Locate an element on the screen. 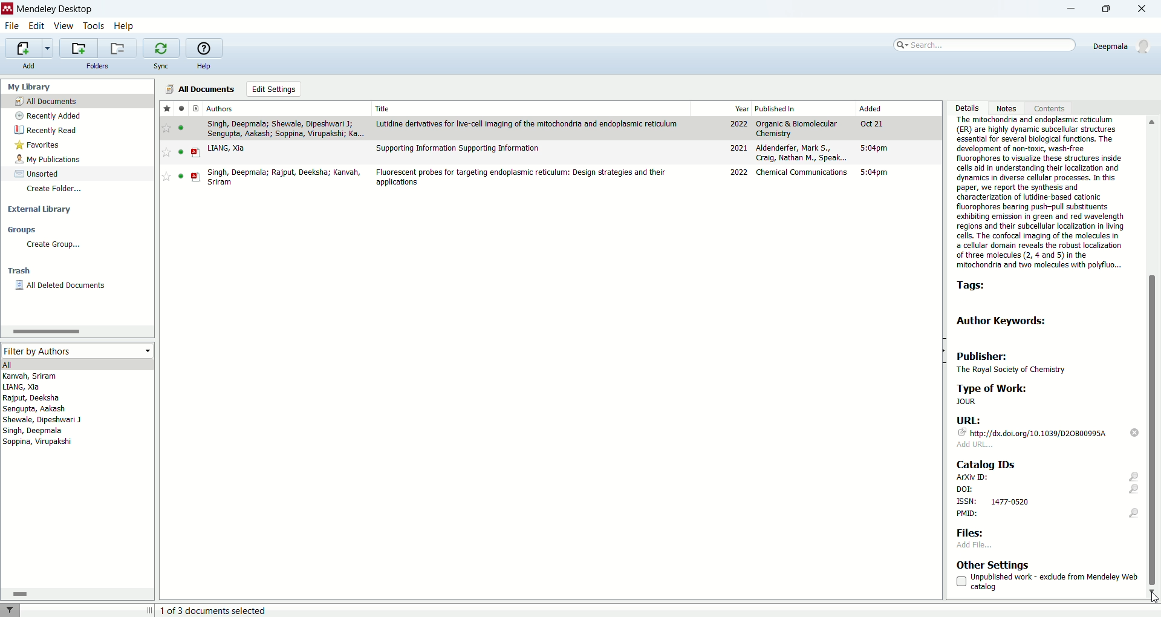  trash is located at coordinates (19, 271).